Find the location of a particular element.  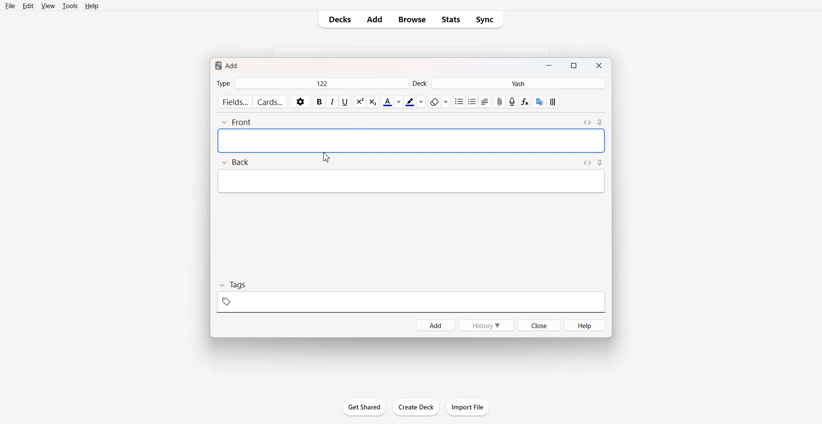

Maximize is located at coordinates (575, 66).